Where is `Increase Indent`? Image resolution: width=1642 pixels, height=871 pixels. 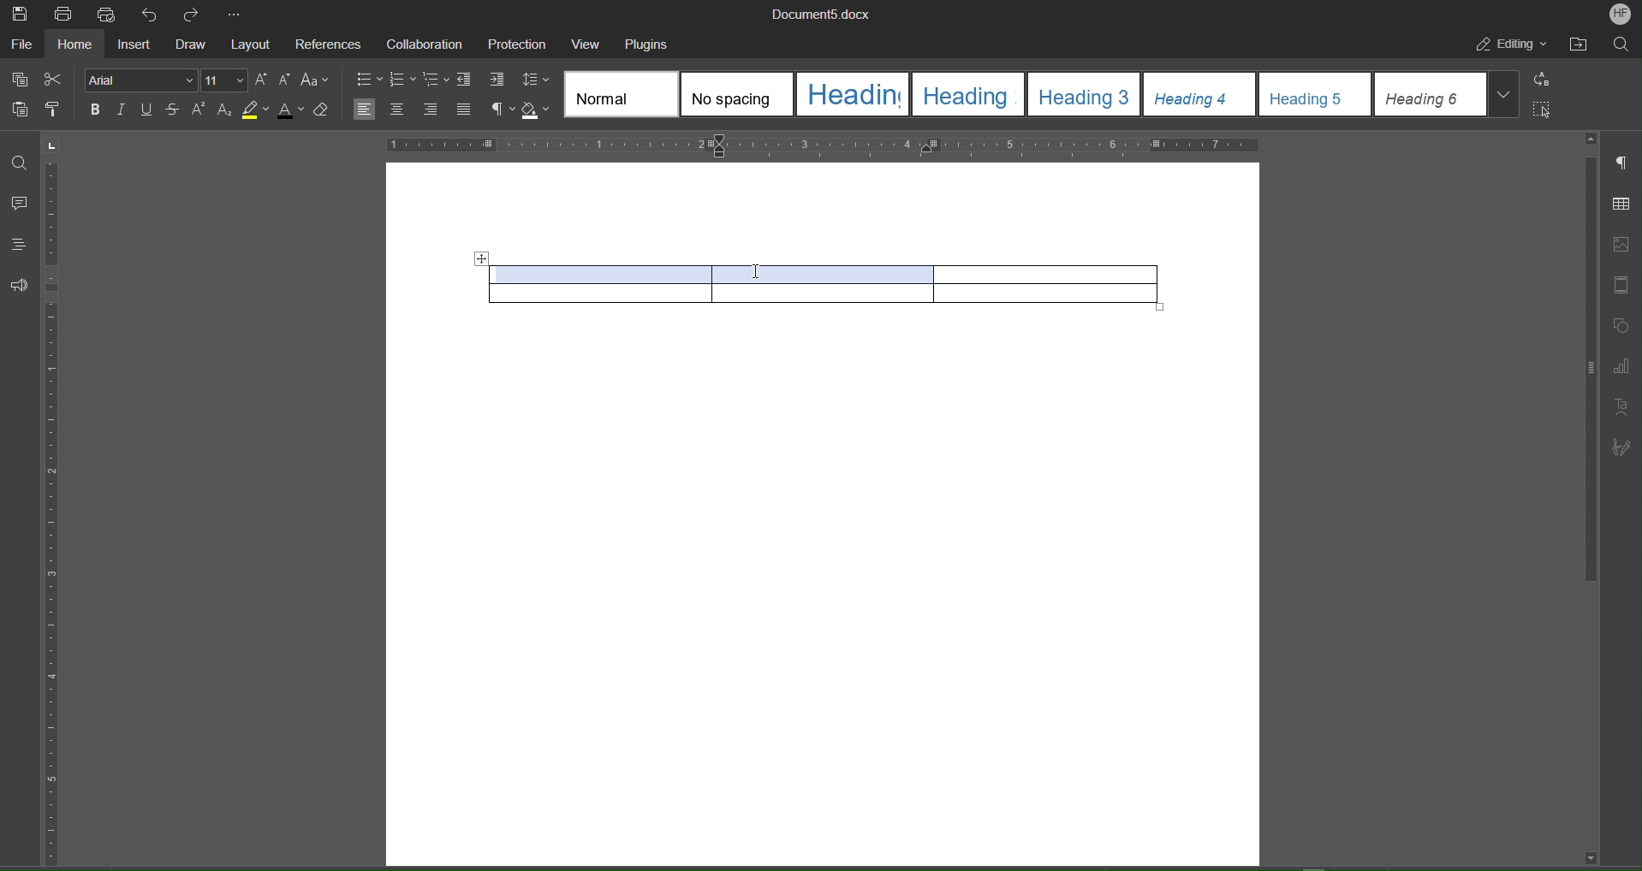 Increase Indent is located at coordinates (498, 80).